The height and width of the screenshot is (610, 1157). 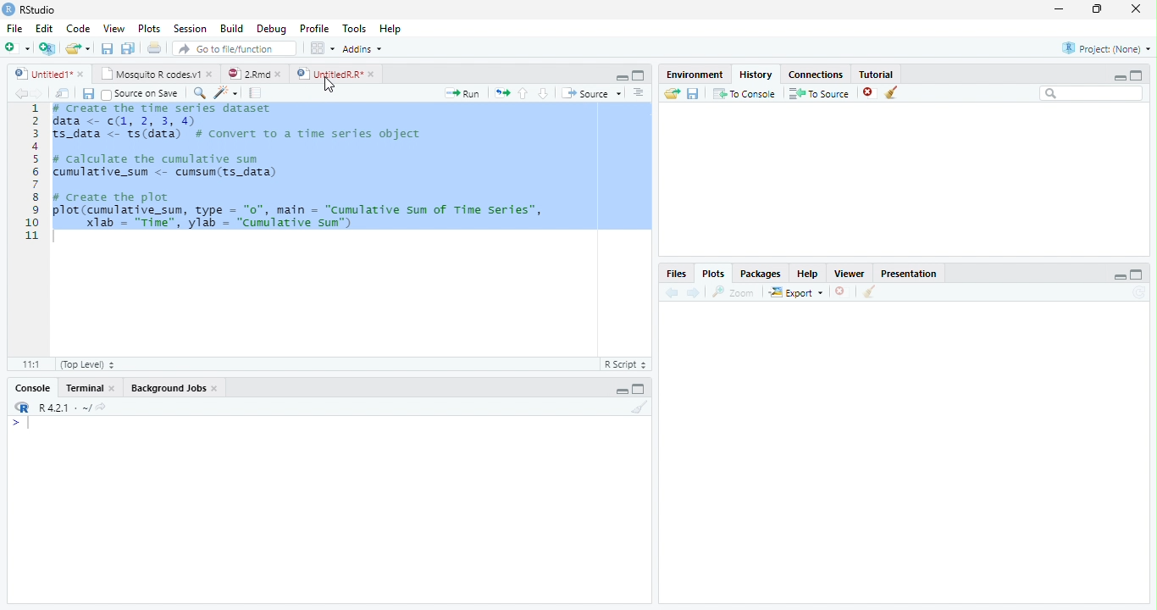 I want to click on 1:1, so click(x=28, y=363).